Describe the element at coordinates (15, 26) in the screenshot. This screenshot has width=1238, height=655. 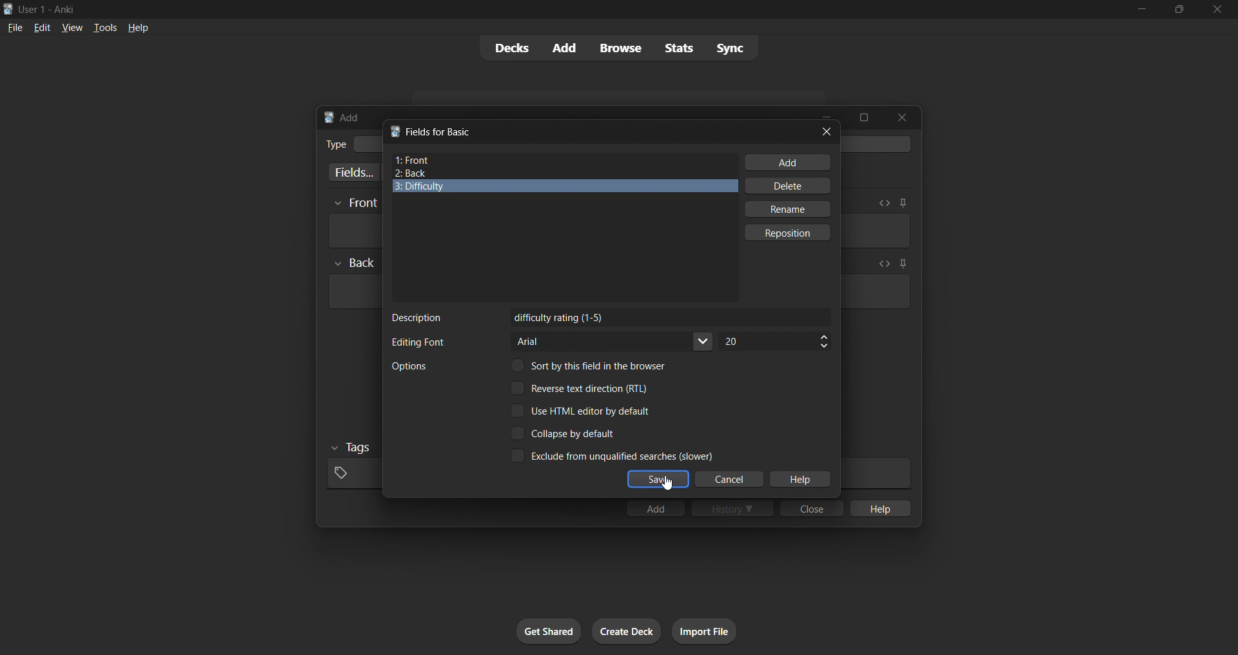
I see `file` at that location.